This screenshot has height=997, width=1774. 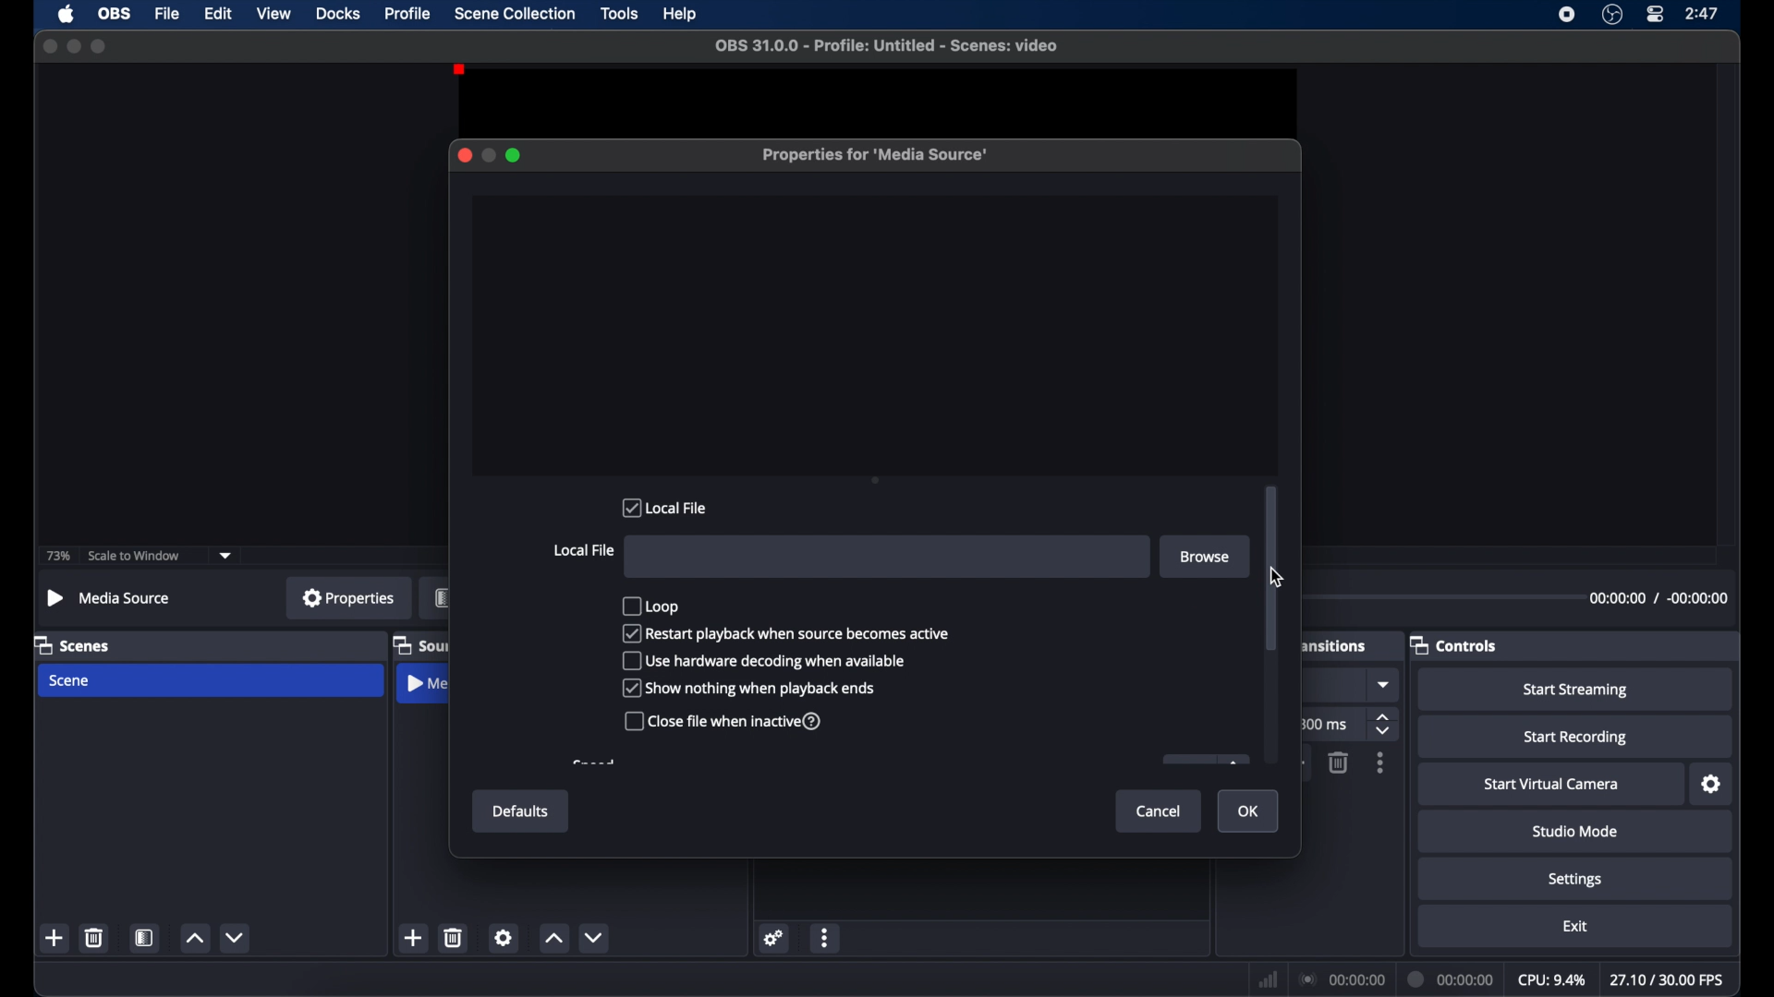 I want to click on duration, so click(x=1657, y=597).